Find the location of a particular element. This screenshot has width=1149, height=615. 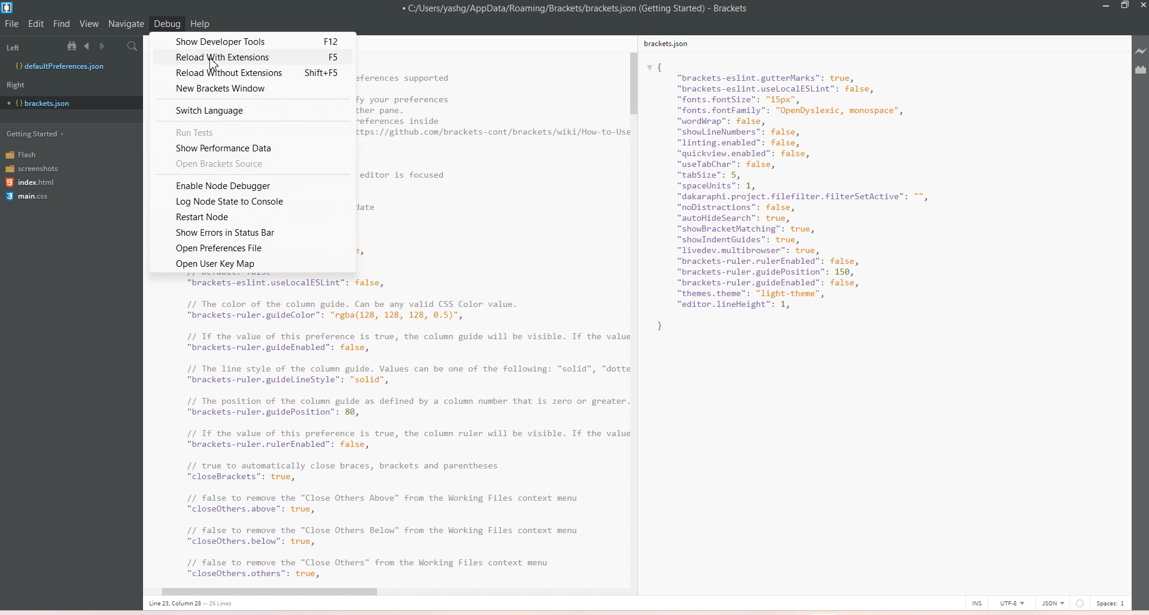

View is located at coordinates (89, 24).